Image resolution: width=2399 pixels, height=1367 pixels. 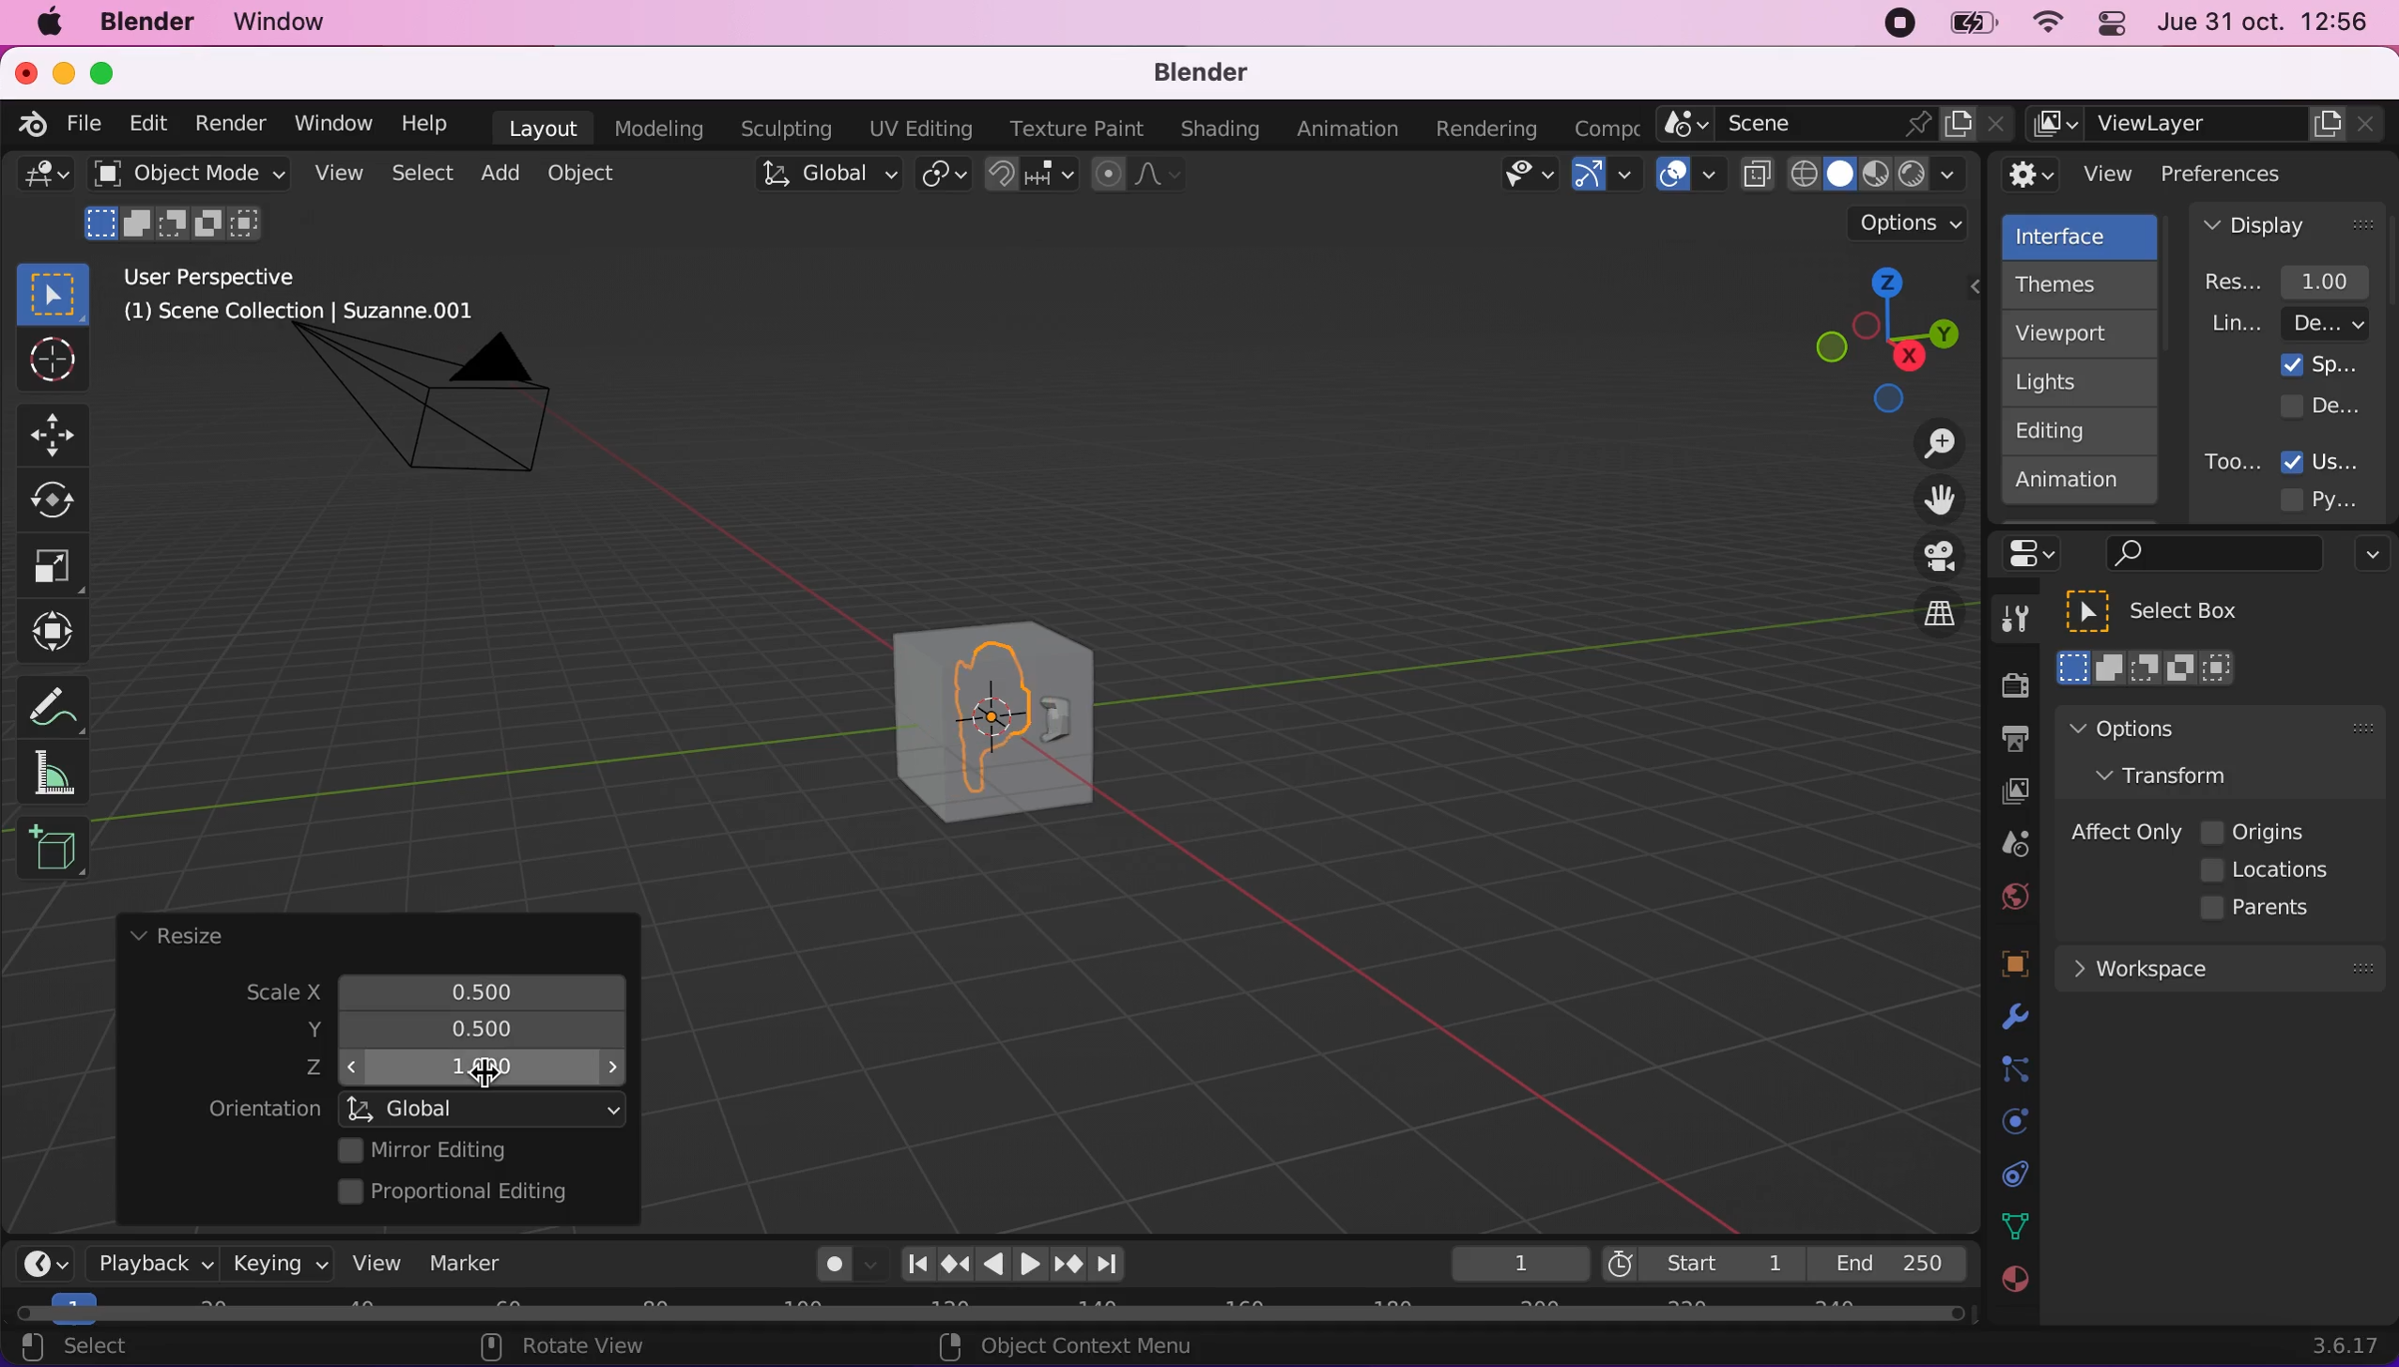 What do you see at coordinates (266, 994) in the screenshot?
I see `scale` at bounding box center [266, 994].